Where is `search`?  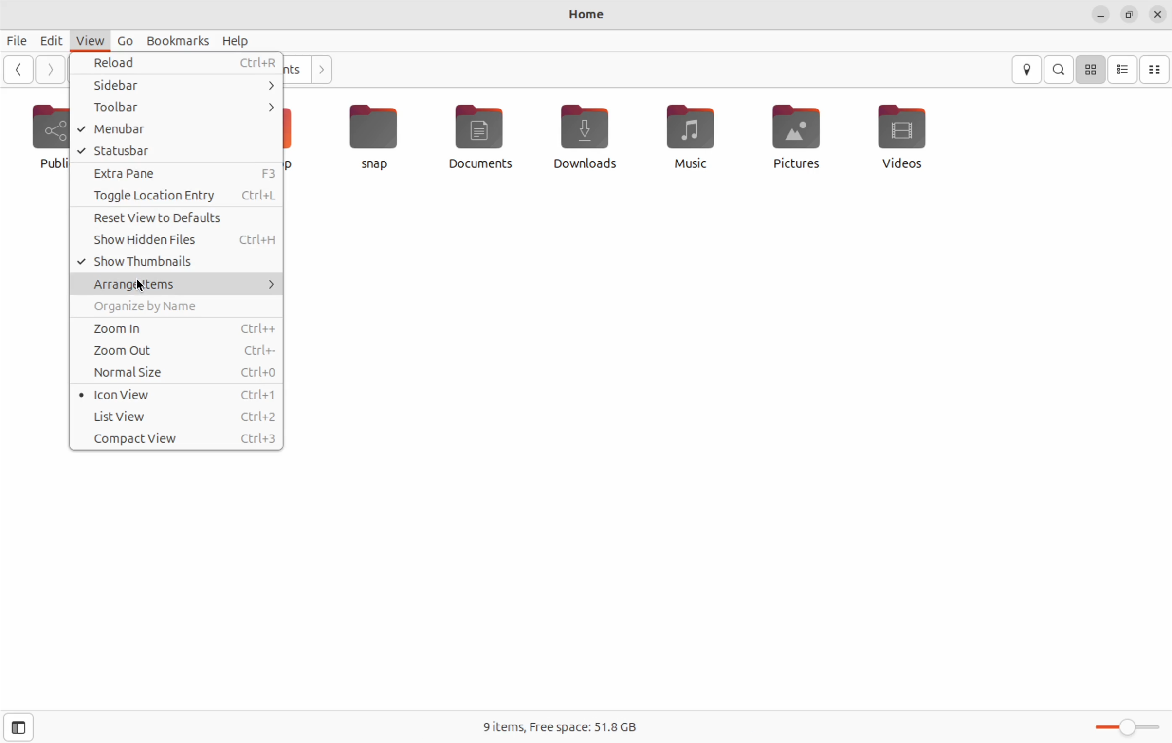 search is located at coordinates (1060, 70).